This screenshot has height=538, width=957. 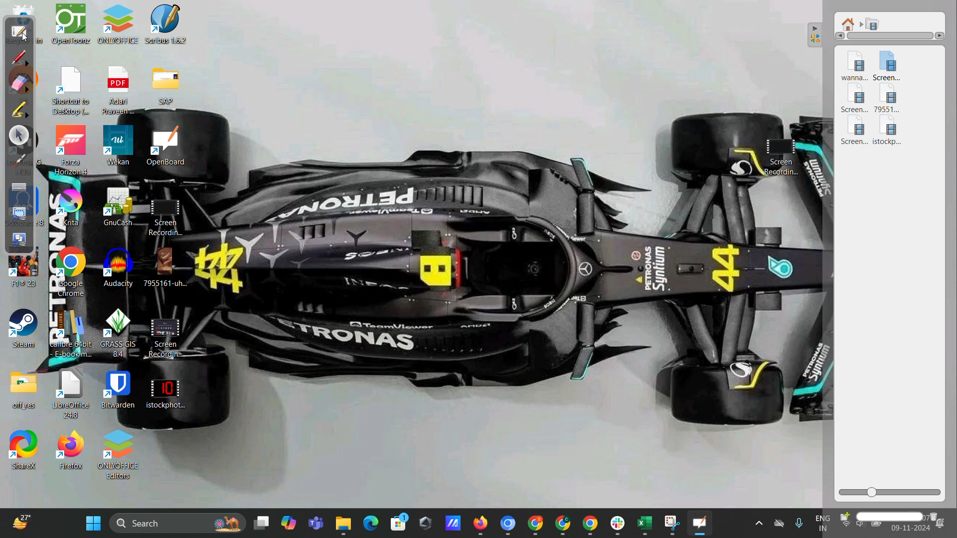 I want to click on Left arrow, so click(x=942, y=34).